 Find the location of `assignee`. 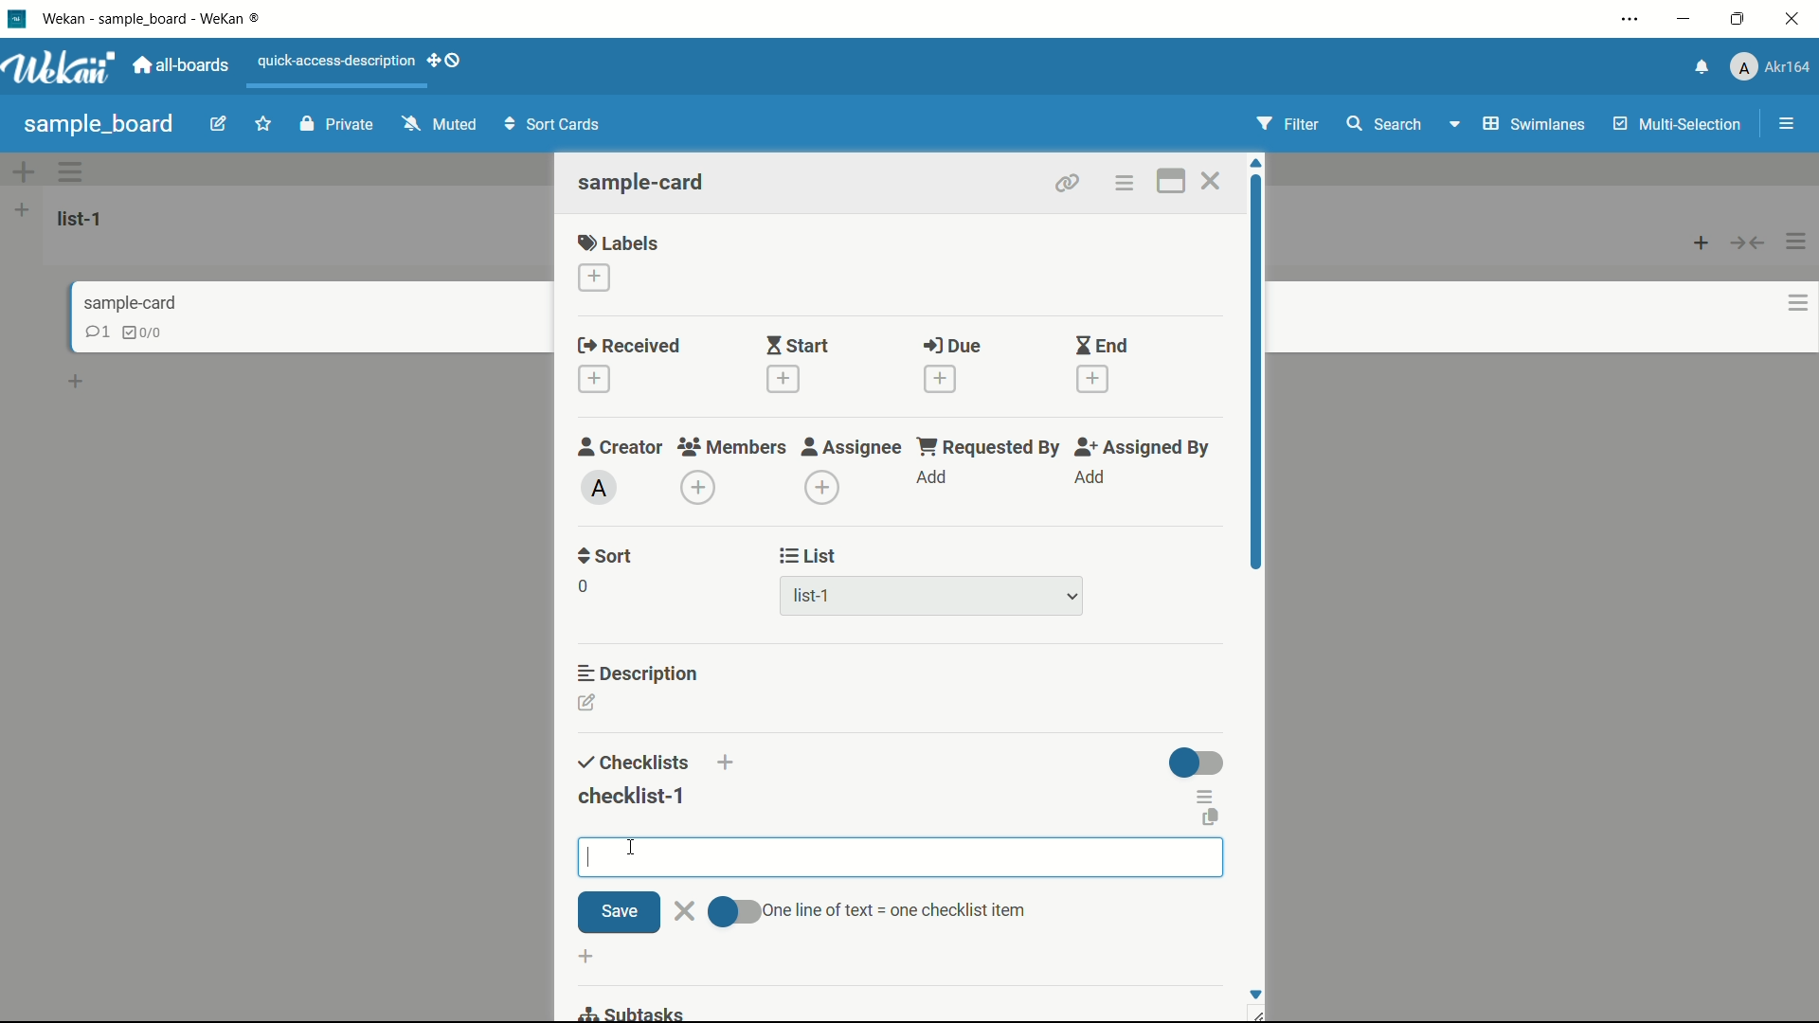

assignee is located at coordinates (852, 449).